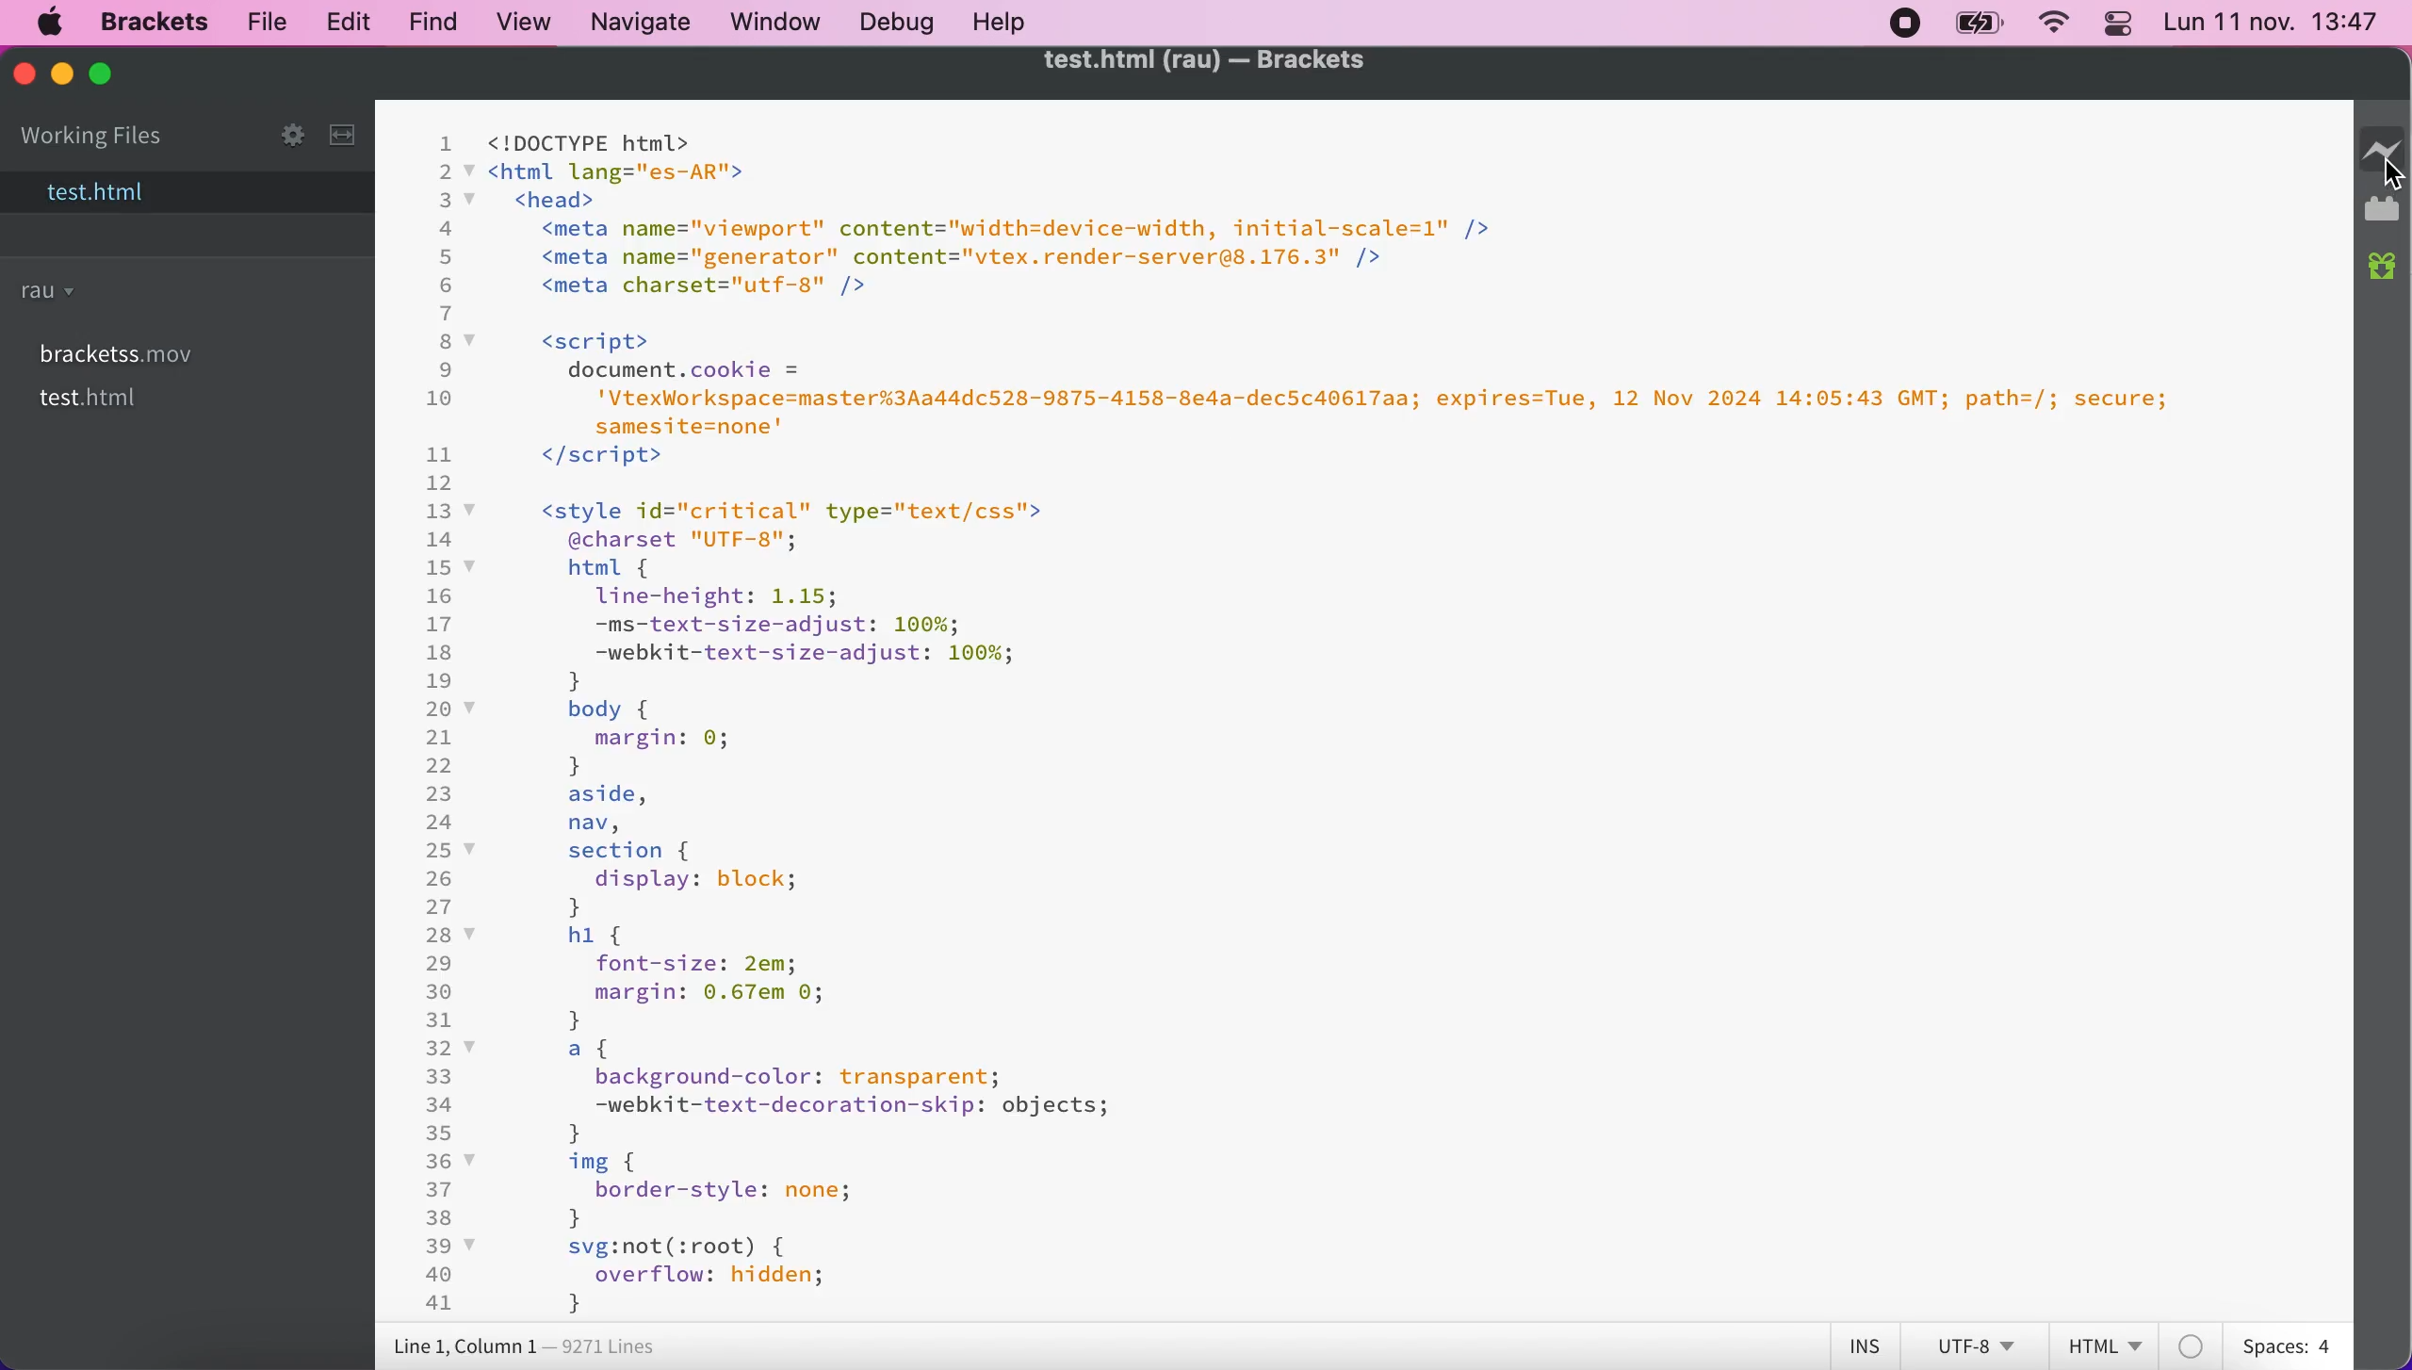 This screenshot has height=1370, width=2412. I want to click on edit, so click(345, 22).